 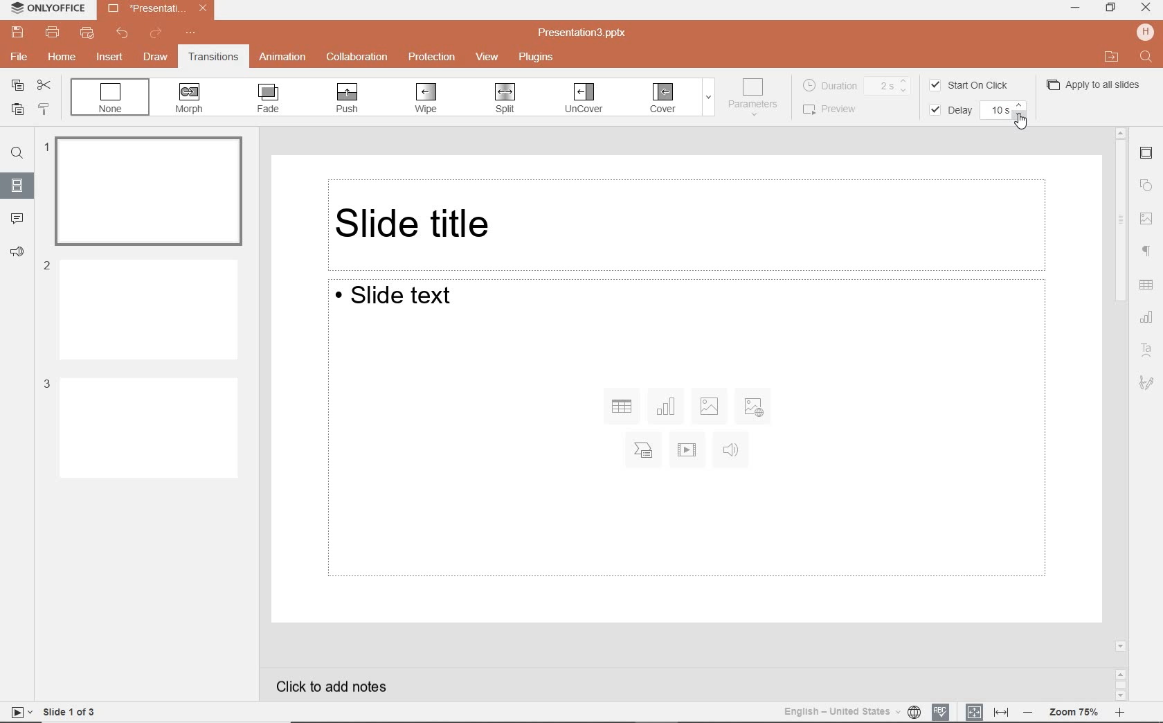 I want to click on slide settings, so click(x=1146, y=154).